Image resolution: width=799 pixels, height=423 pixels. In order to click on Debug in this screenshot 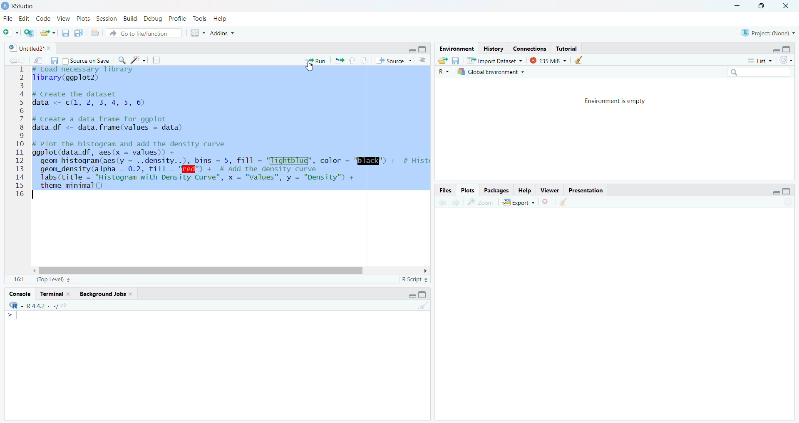, I will do `click(152, 18)`.